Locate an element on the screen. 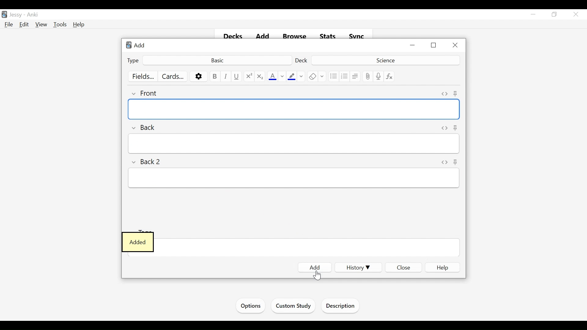  Added is located at coordinates (138, 243).